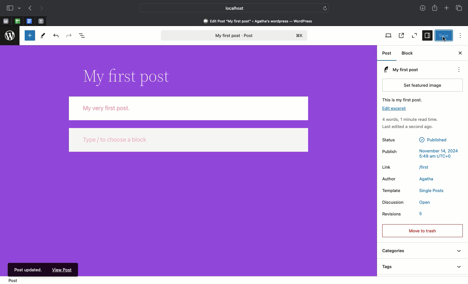 The height and width of the screenshot is (284, 468). Describe the element at coordinates (444, 41) in the screenshot. I see `cursor` at that location.